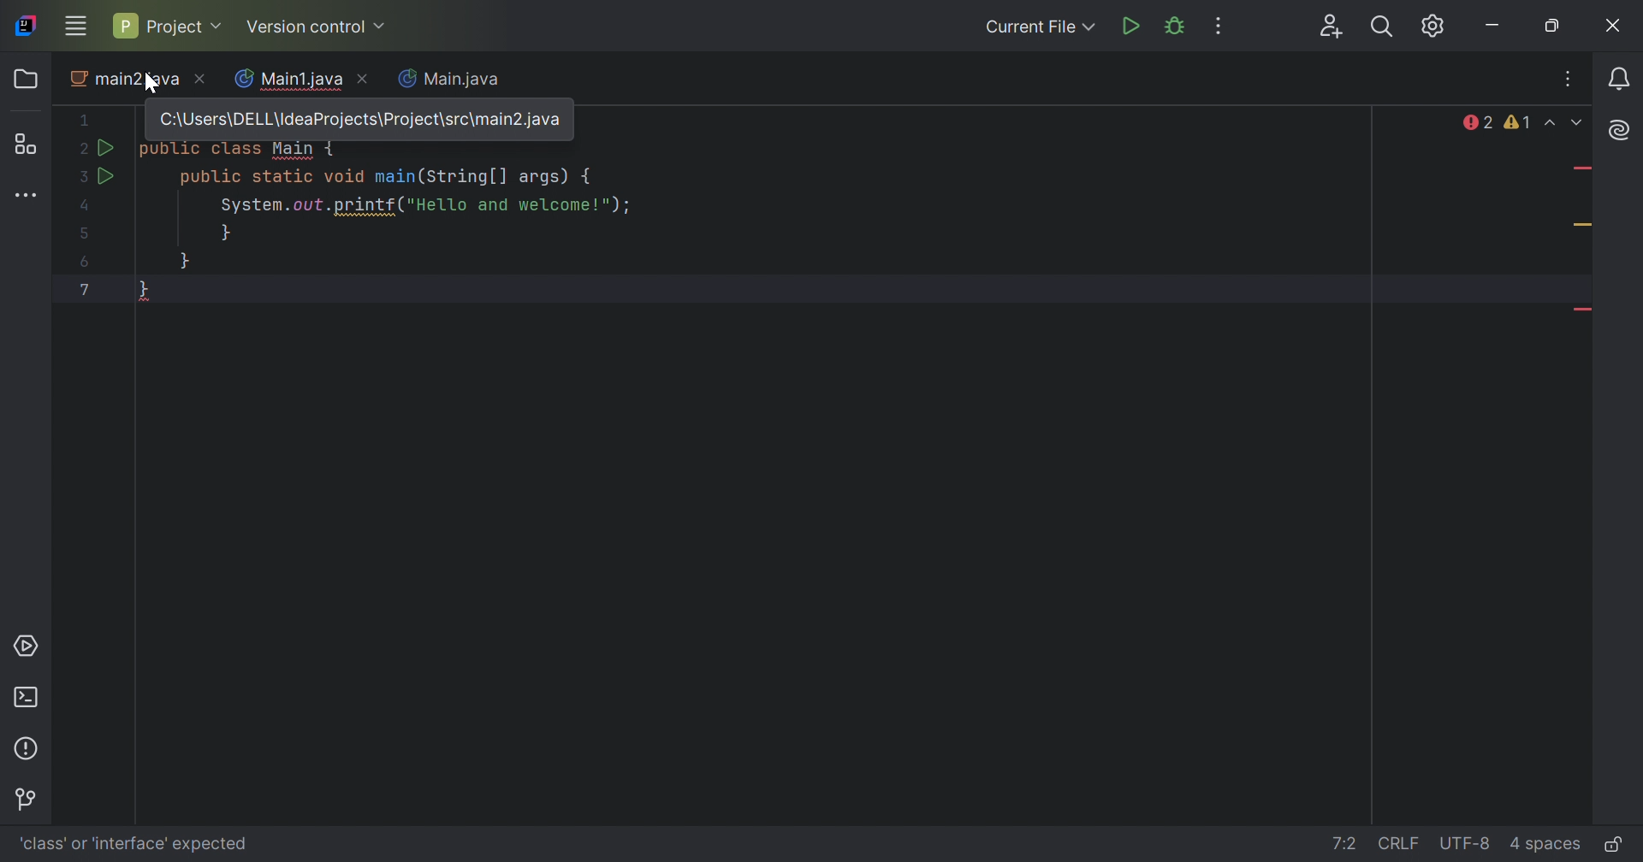 The image size is (1643, 862). I want to click on System.out.printf("Hello and welcome!"), so click(419, 206).